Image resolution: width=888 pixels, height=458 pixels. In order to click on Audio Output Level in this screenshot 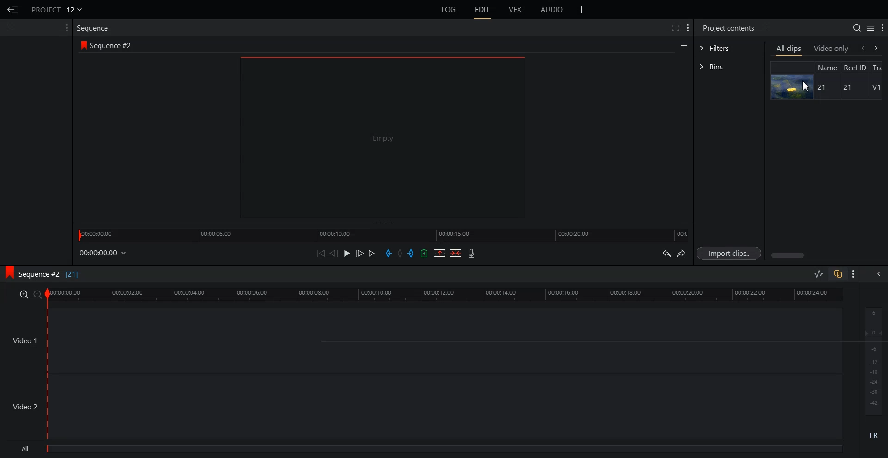, I will do `click(872, 359)`.